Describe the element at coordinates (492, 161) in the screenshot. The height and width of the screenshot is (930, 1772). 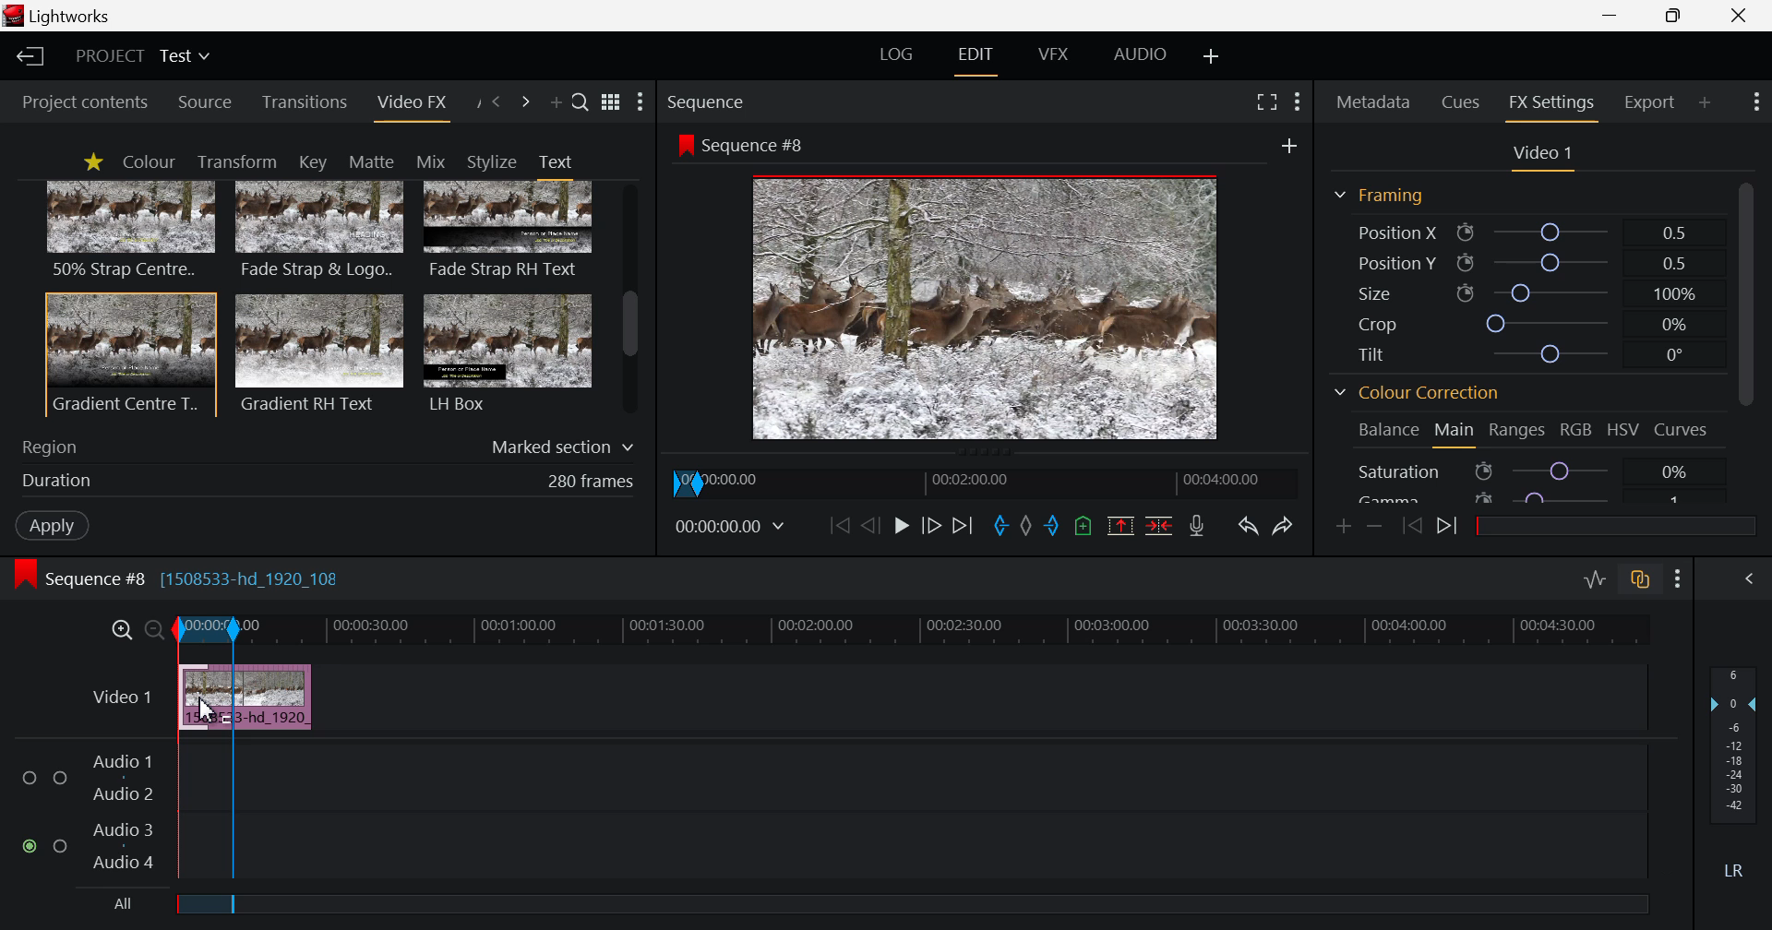
I see `Stylize` at that location.